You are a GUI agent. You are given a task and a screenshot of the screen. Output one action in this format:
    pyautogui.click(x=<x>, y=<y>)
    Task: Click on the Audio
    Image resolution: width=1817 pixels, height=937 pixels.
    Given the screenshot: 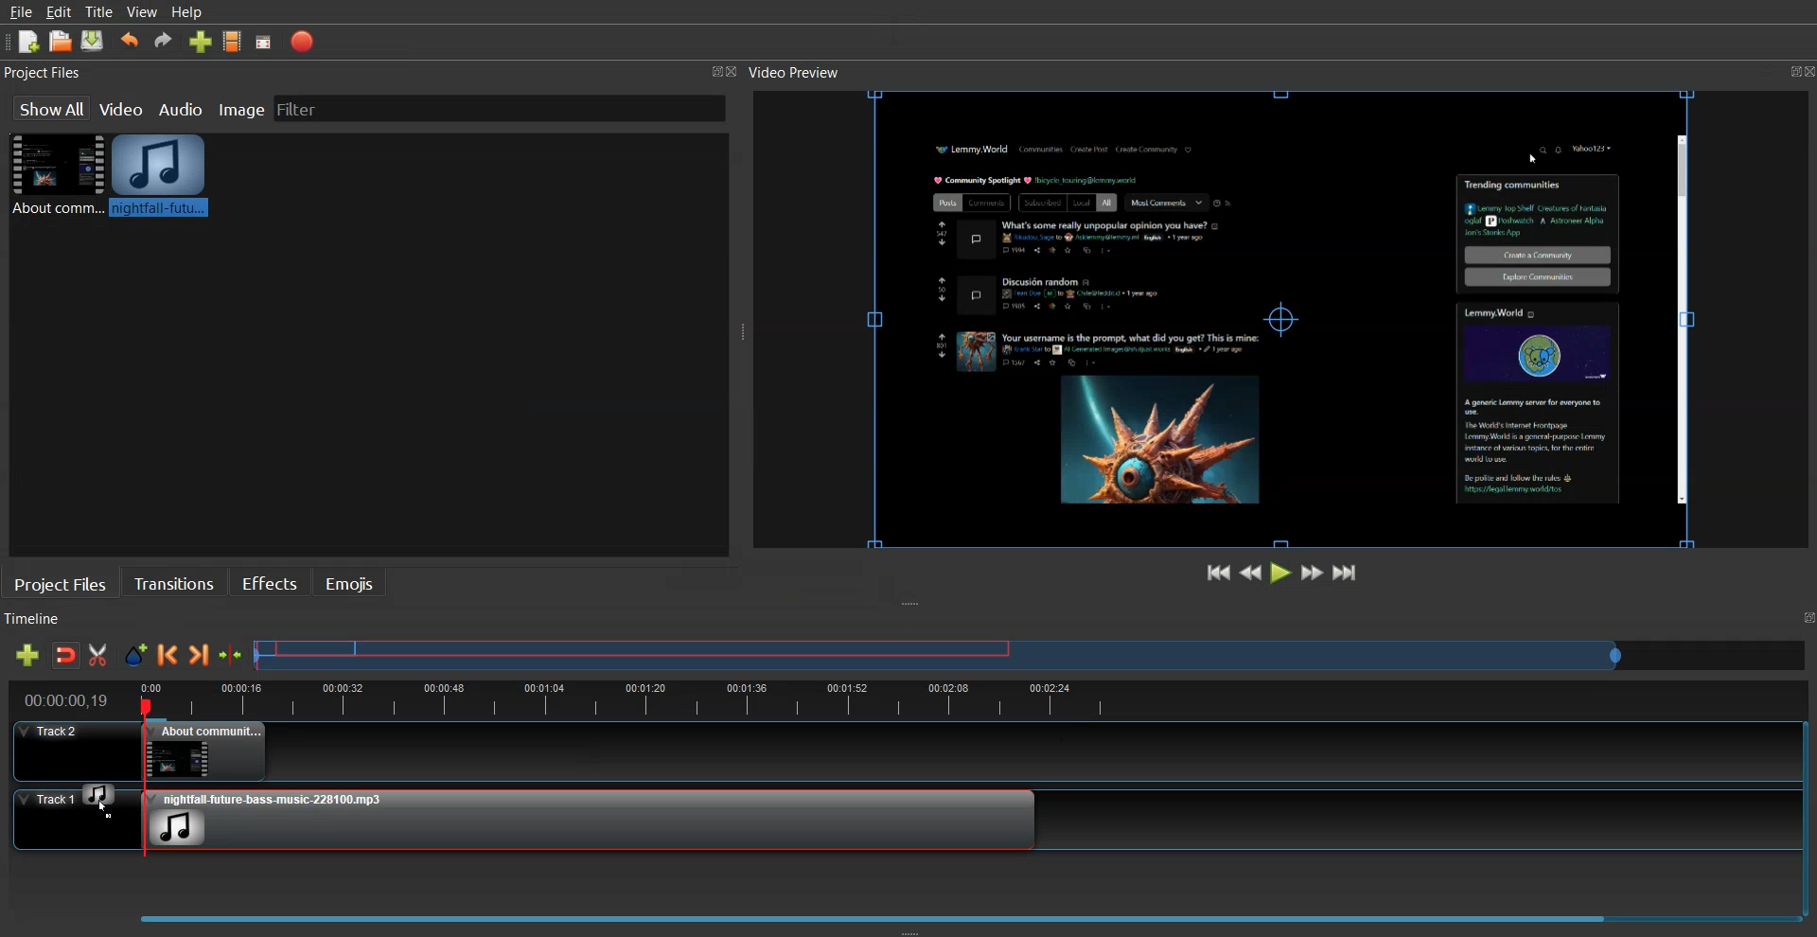 What is the action you would take?
    pyautogui.click(x=183, y=108)
    